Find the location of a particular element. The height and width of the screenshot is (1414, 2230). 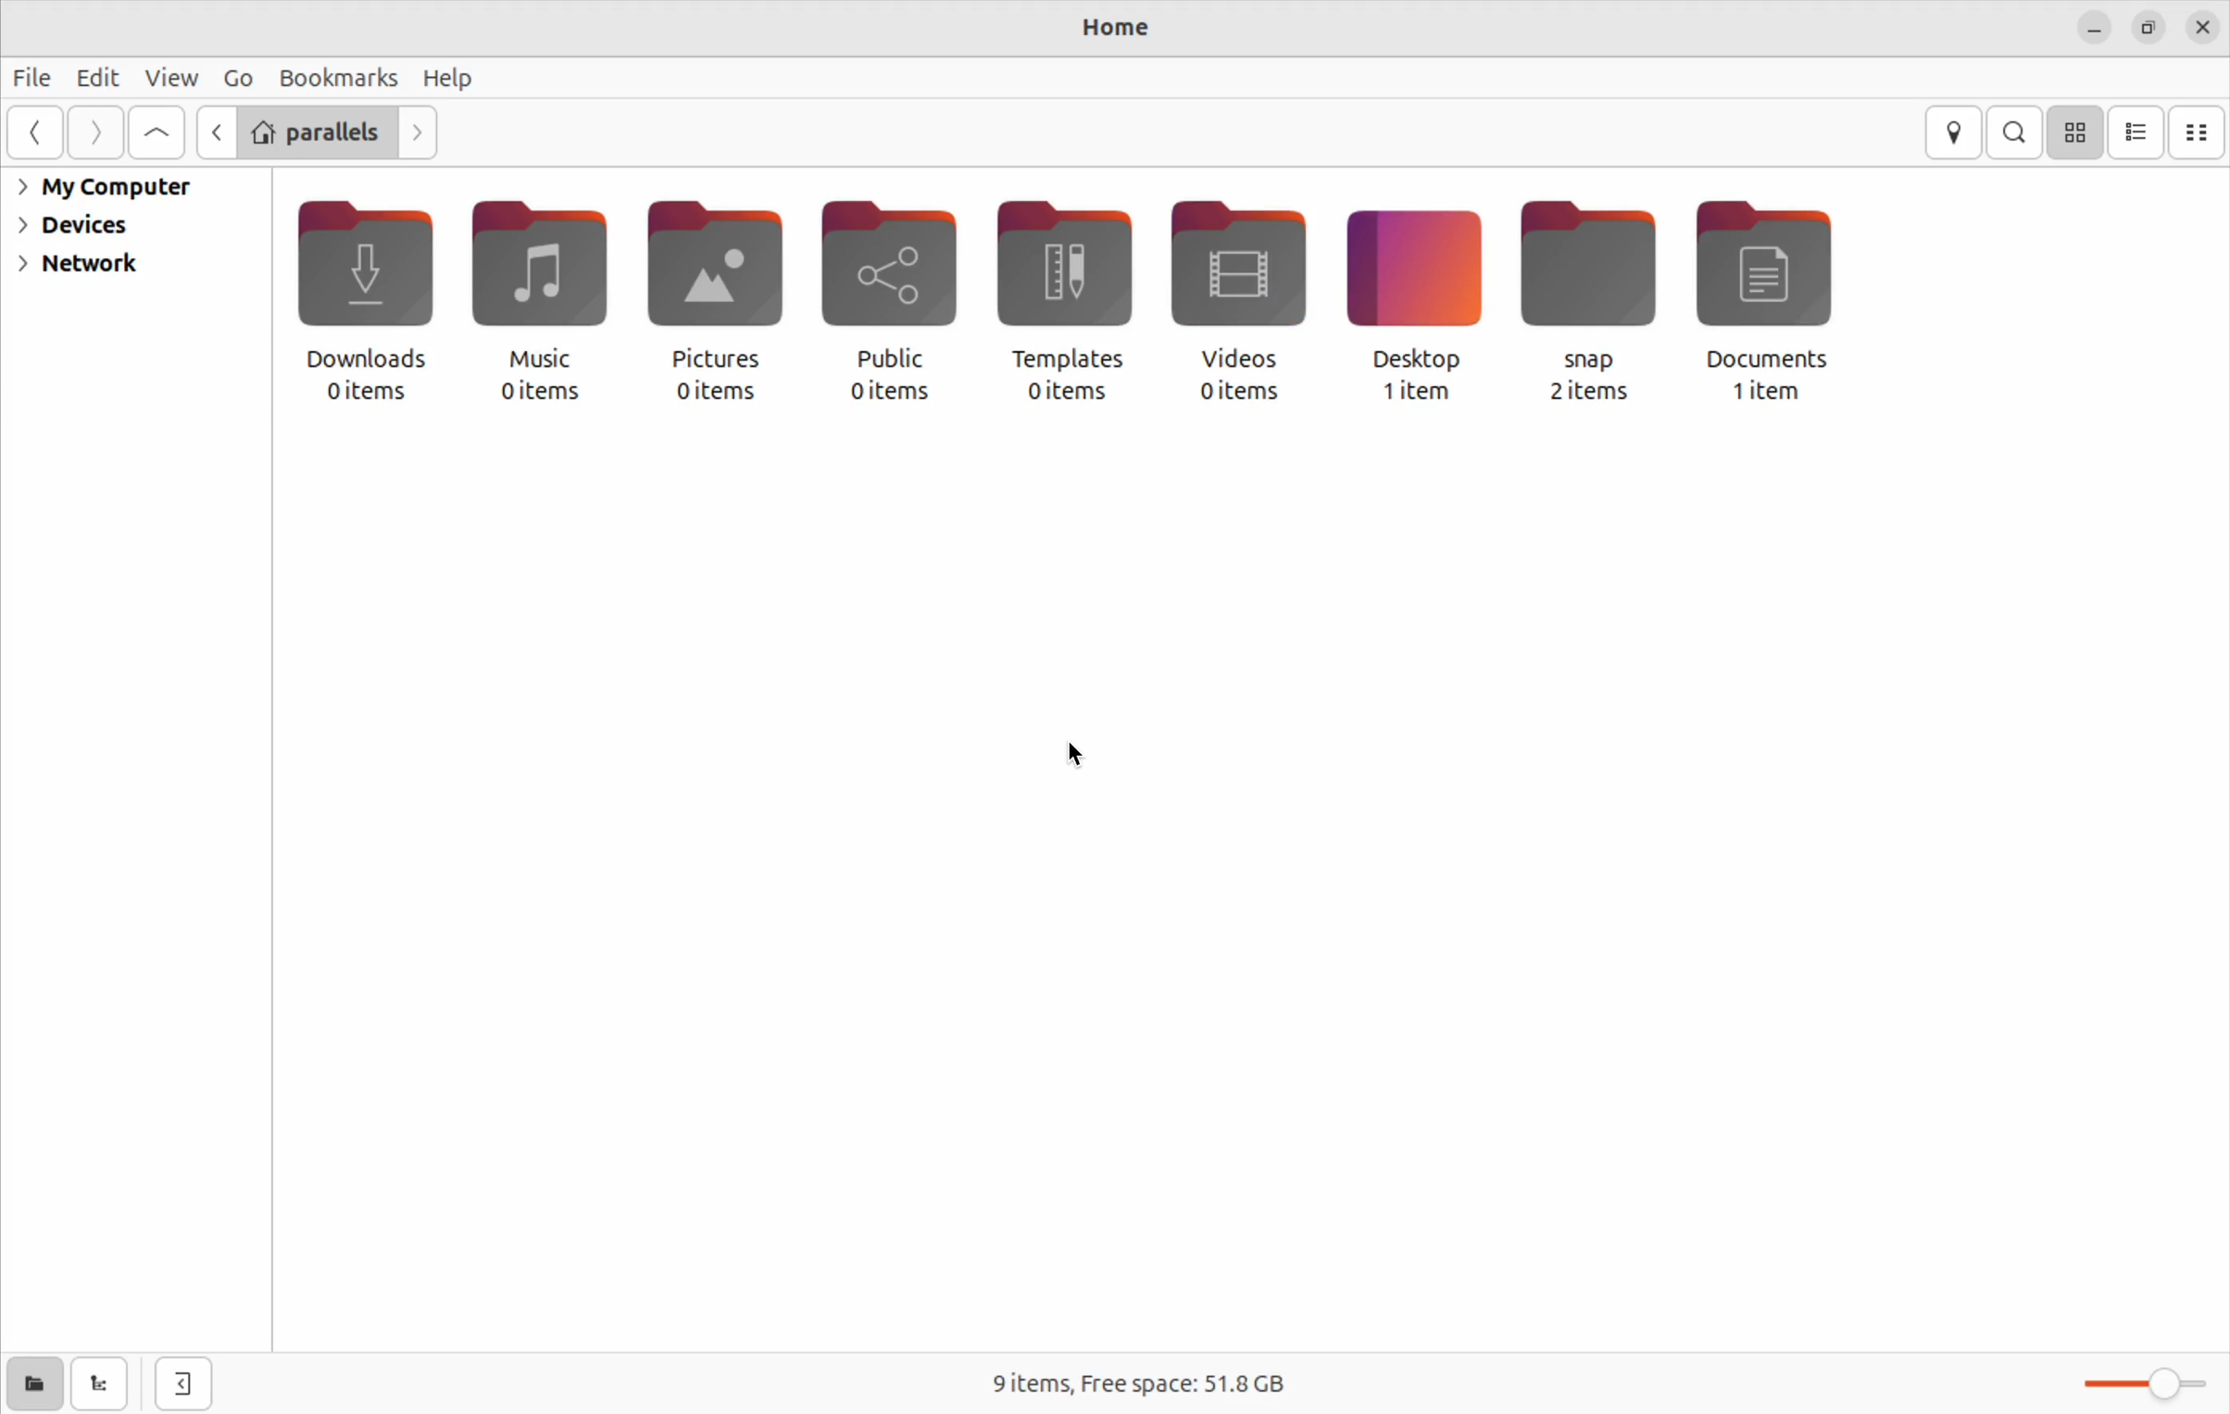

files is located at coordinates (35, 78).